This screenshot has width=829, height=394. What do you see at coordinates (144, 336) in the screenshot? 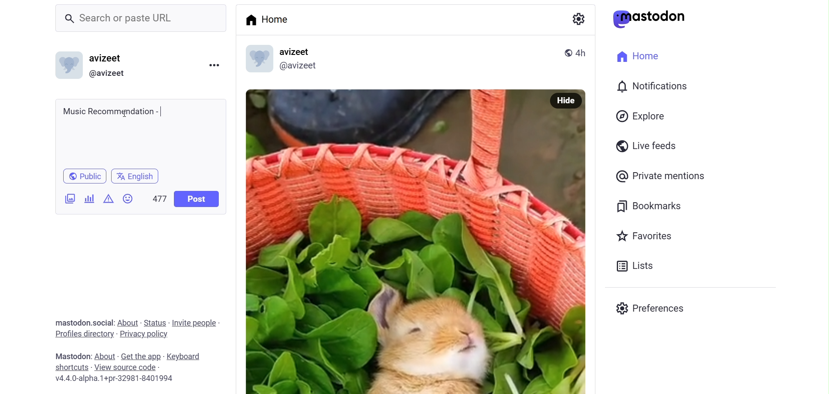
I see `privacy policy` at bounding box center [144, 336].